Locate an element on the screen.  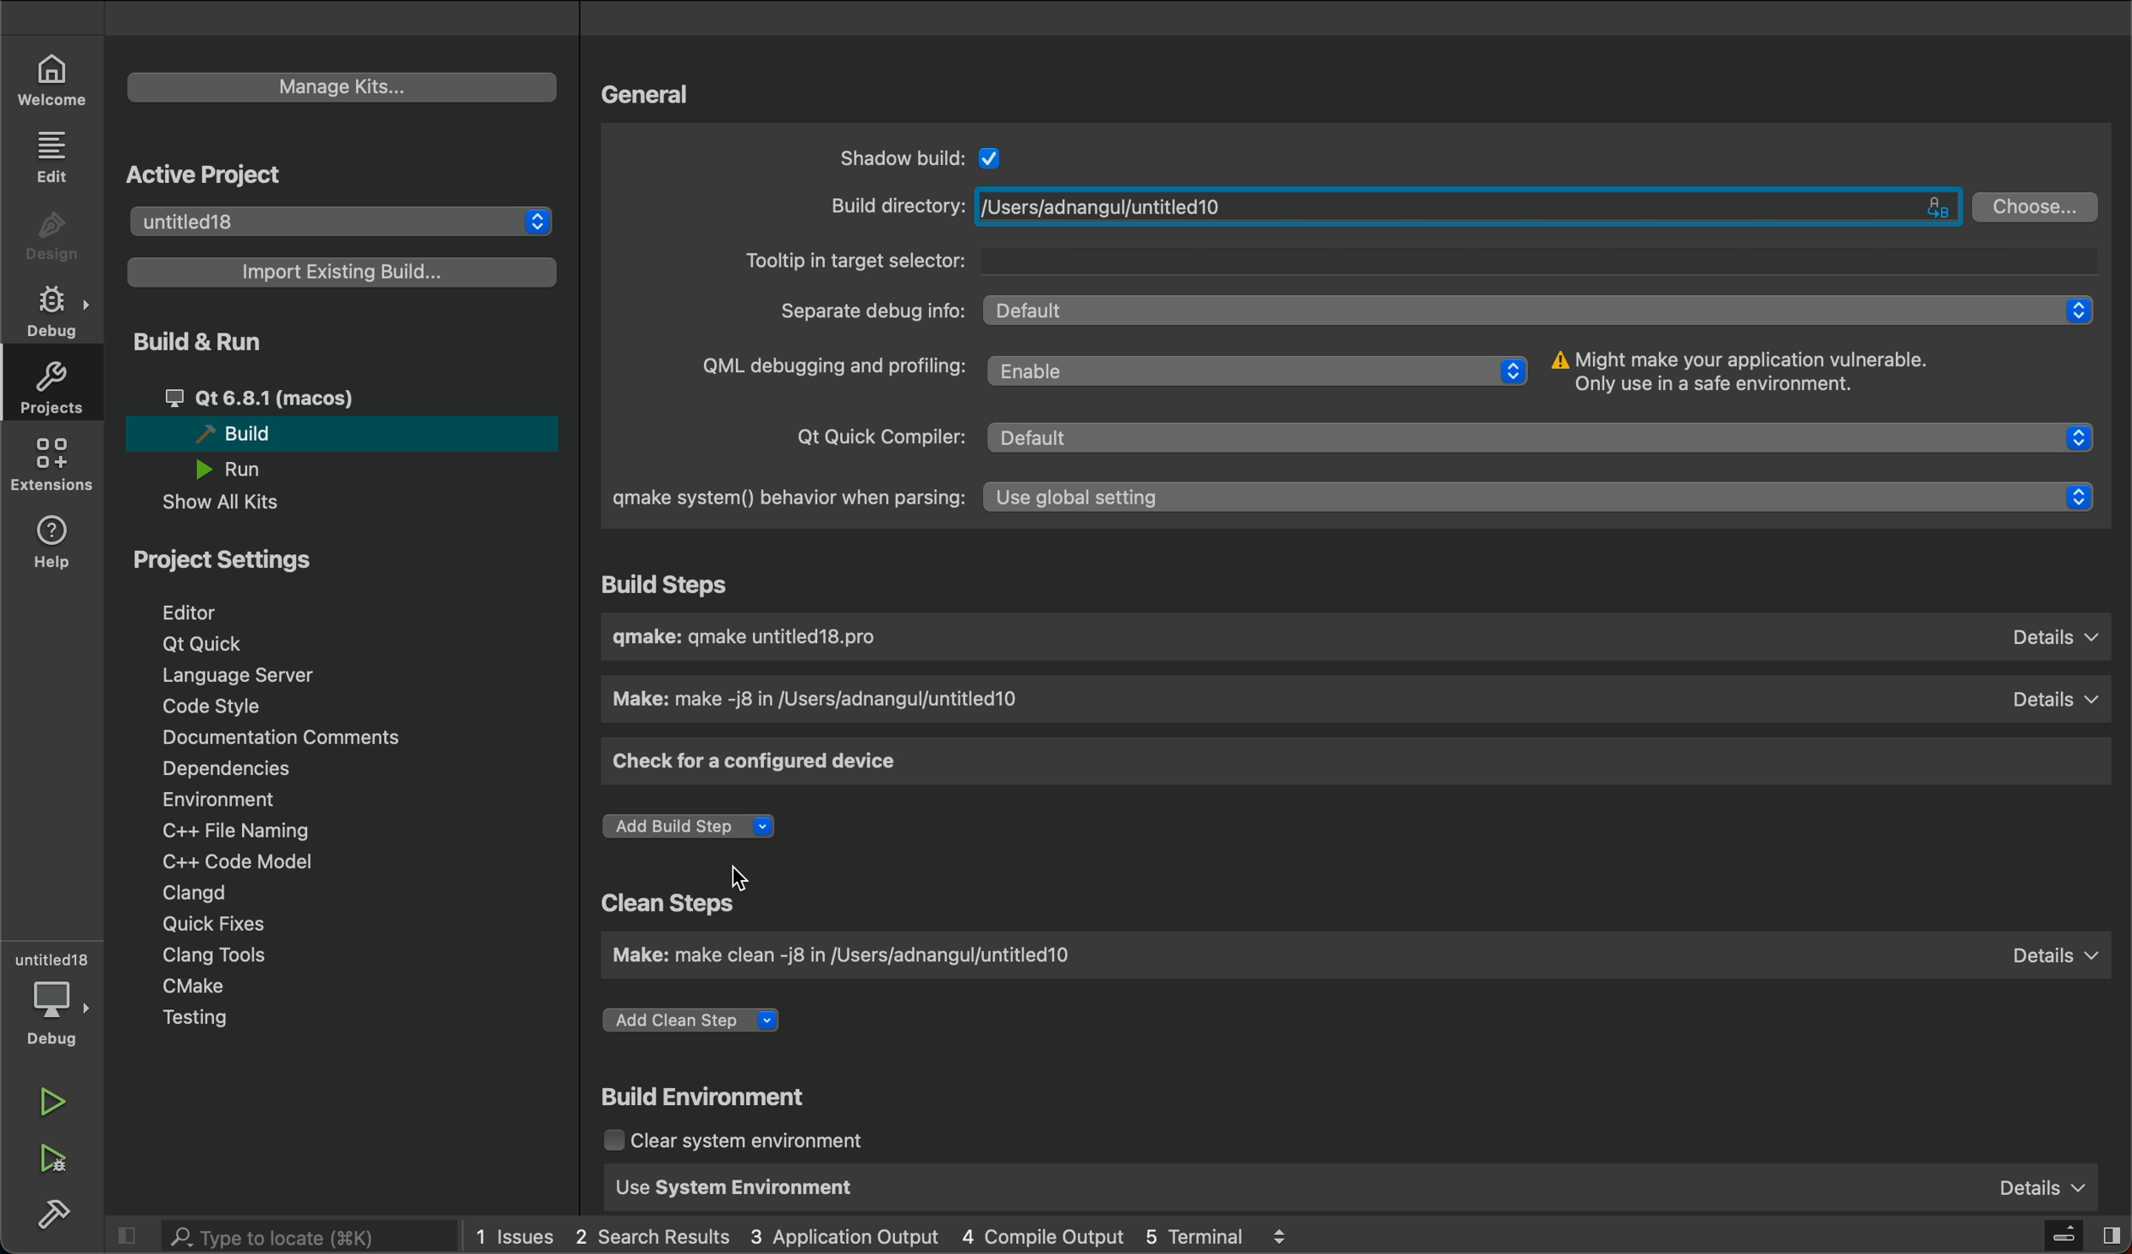
debug is located at coordinates (57, 310).